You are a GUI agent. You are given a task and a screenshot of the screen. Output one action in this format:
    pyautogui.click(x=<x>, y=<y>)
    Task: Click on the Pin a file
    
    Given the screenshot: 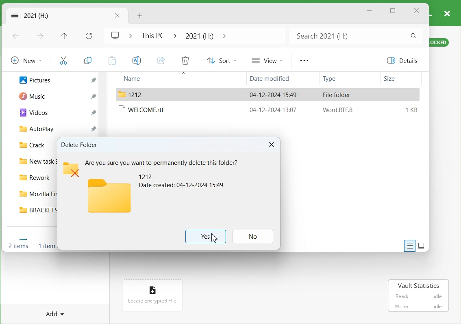 What is the action you would take?
    pyautogui.click(x=93, y=97)
    